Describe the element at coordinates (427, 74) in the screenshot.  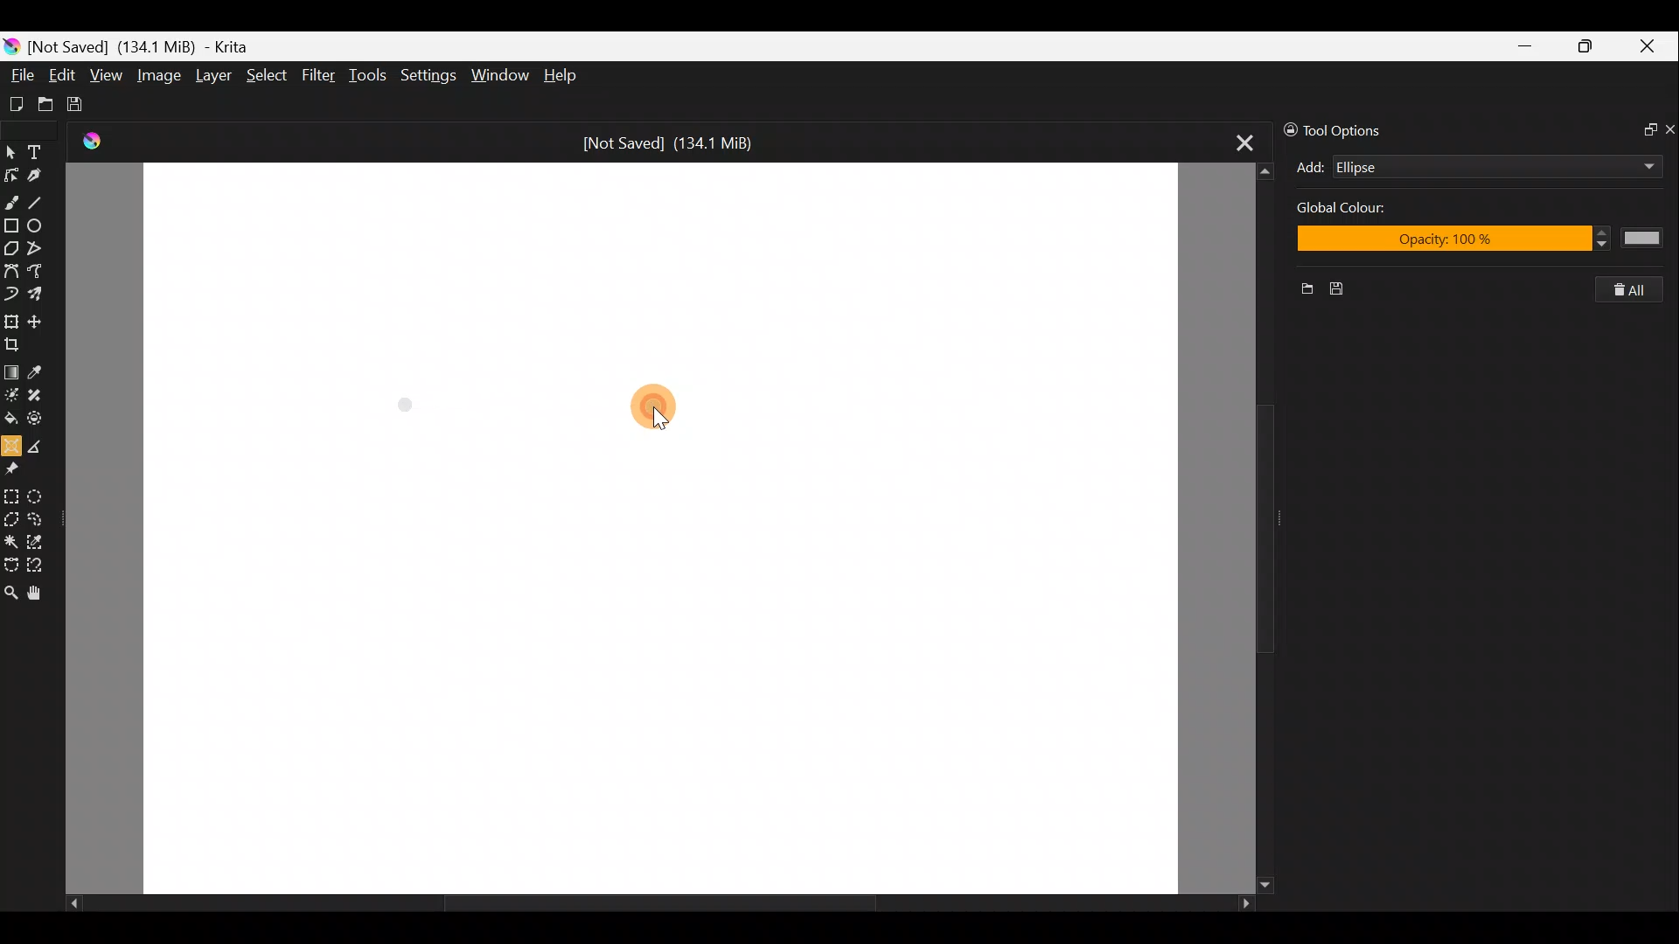
I see `Settings` at that location.